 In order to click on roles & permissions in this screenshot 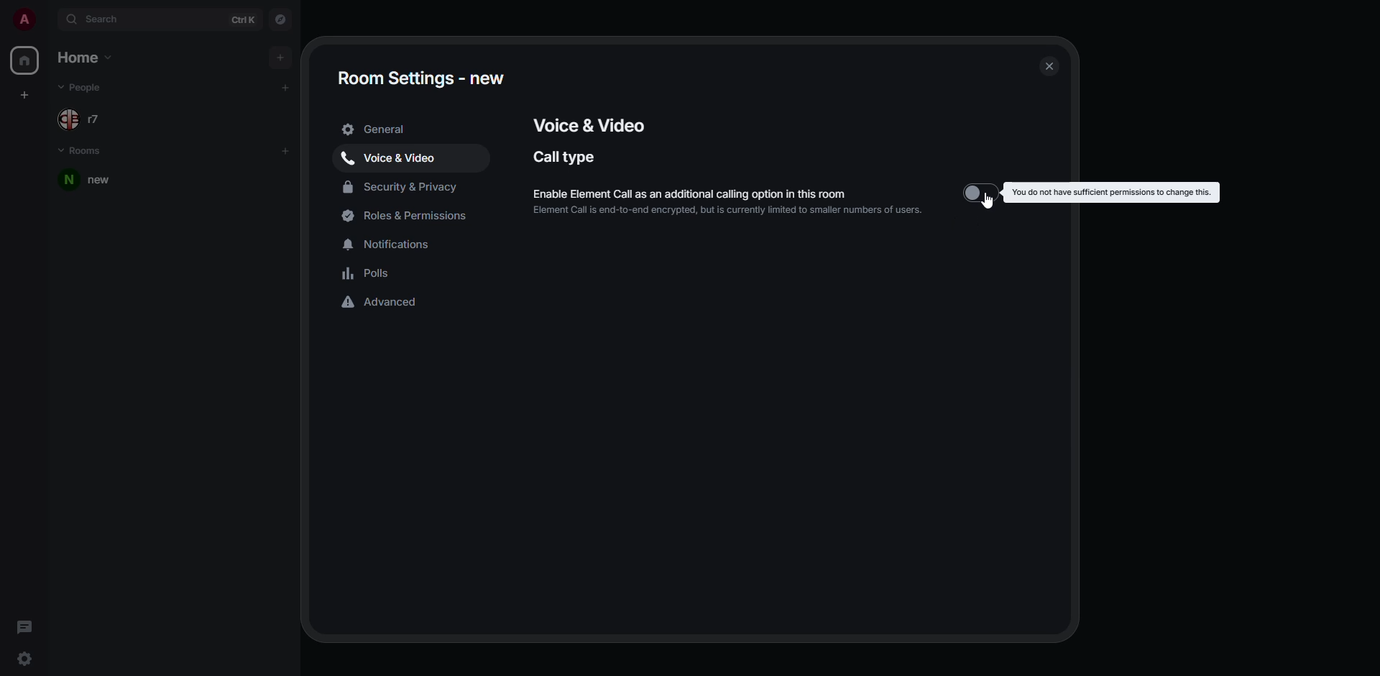, I will do `click(408, 217)`.